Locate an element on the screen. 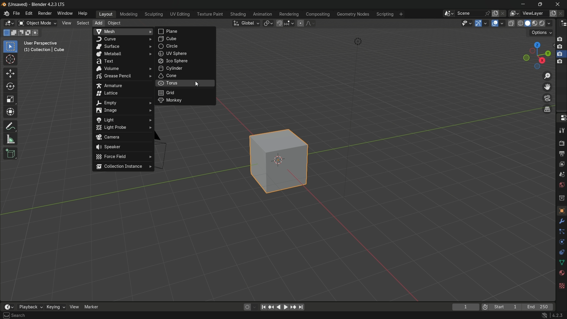 The image size is (567, 319). compositing is located at coordinates (318, 14).